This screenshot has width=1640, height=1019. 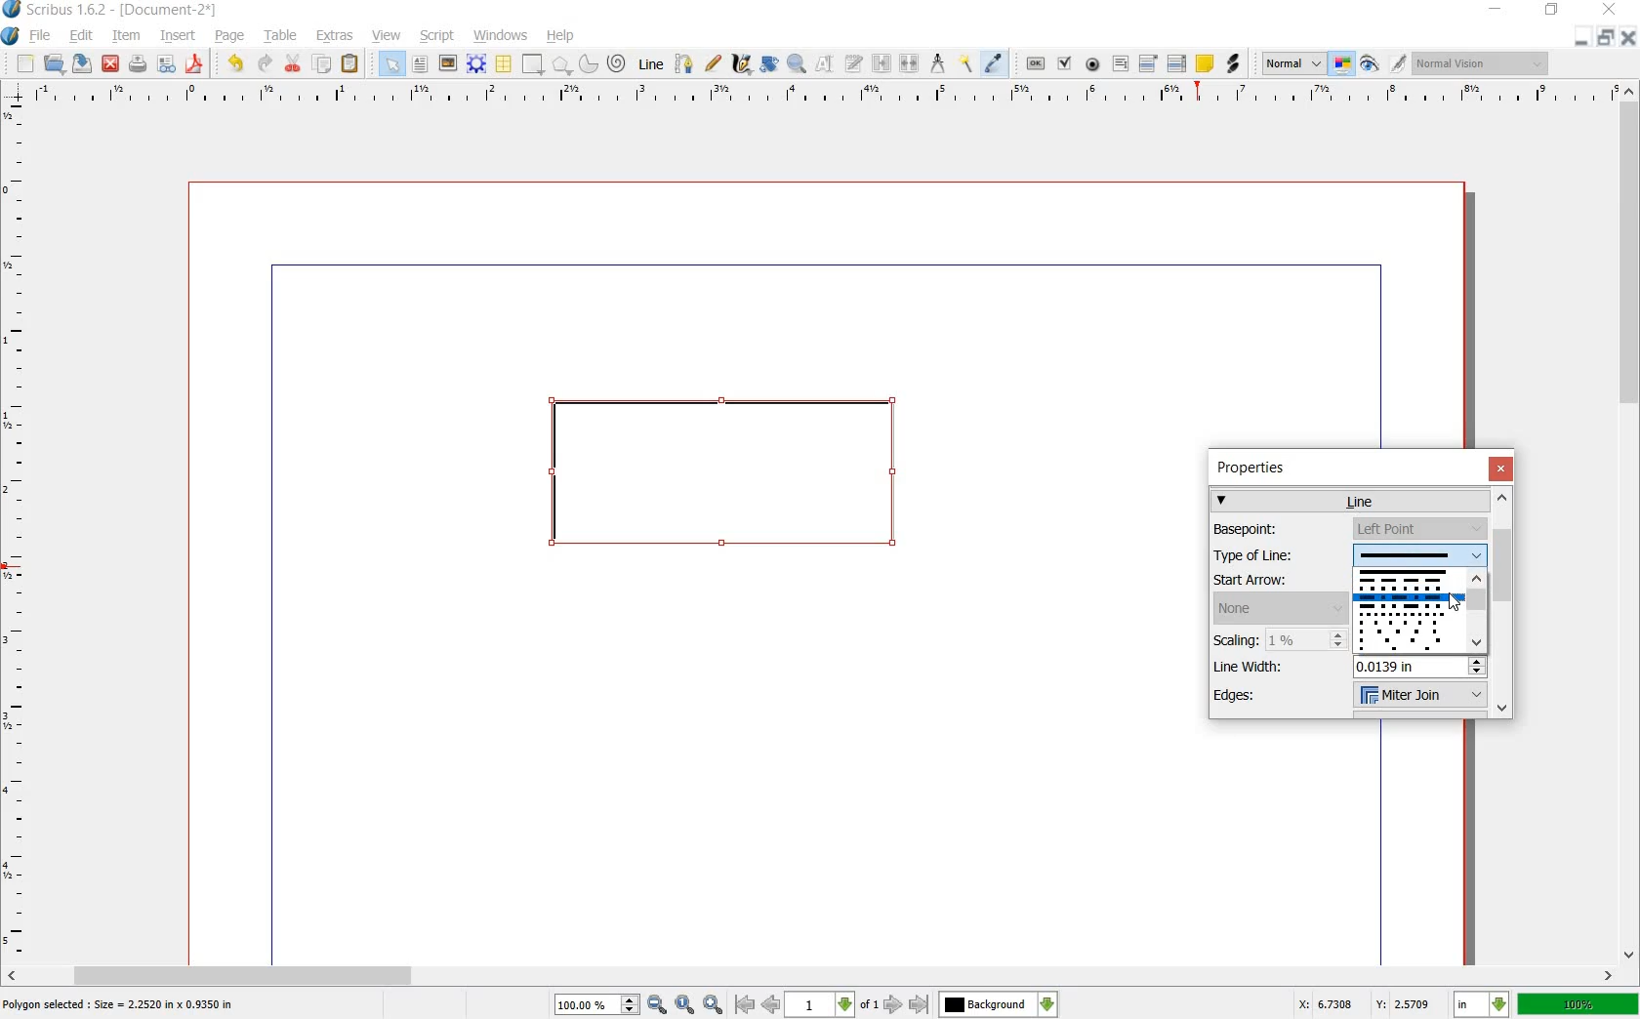 What do you see at coordinates (351, 63) in the screenshot?
I see `PASTE` at bounding box center [351, 63].